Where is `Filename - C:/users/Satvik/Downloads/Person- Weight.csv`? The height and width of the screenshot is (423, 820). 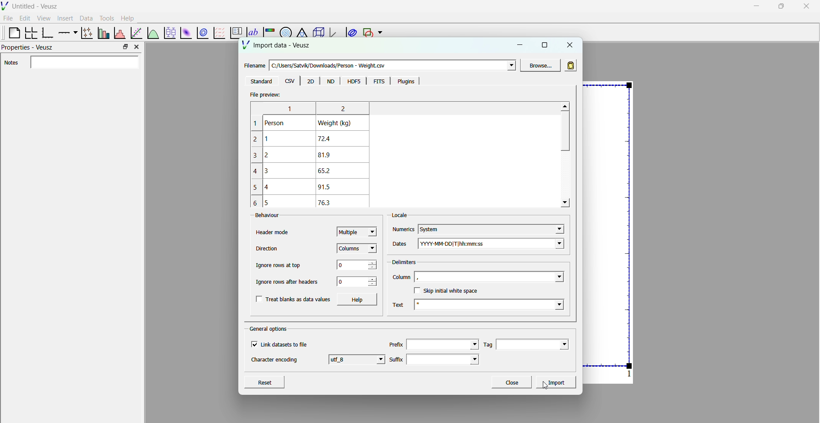 Filename - C:/users/Satvik/Downloads/Person- Weight.csv is located at coordinates (325, 63).